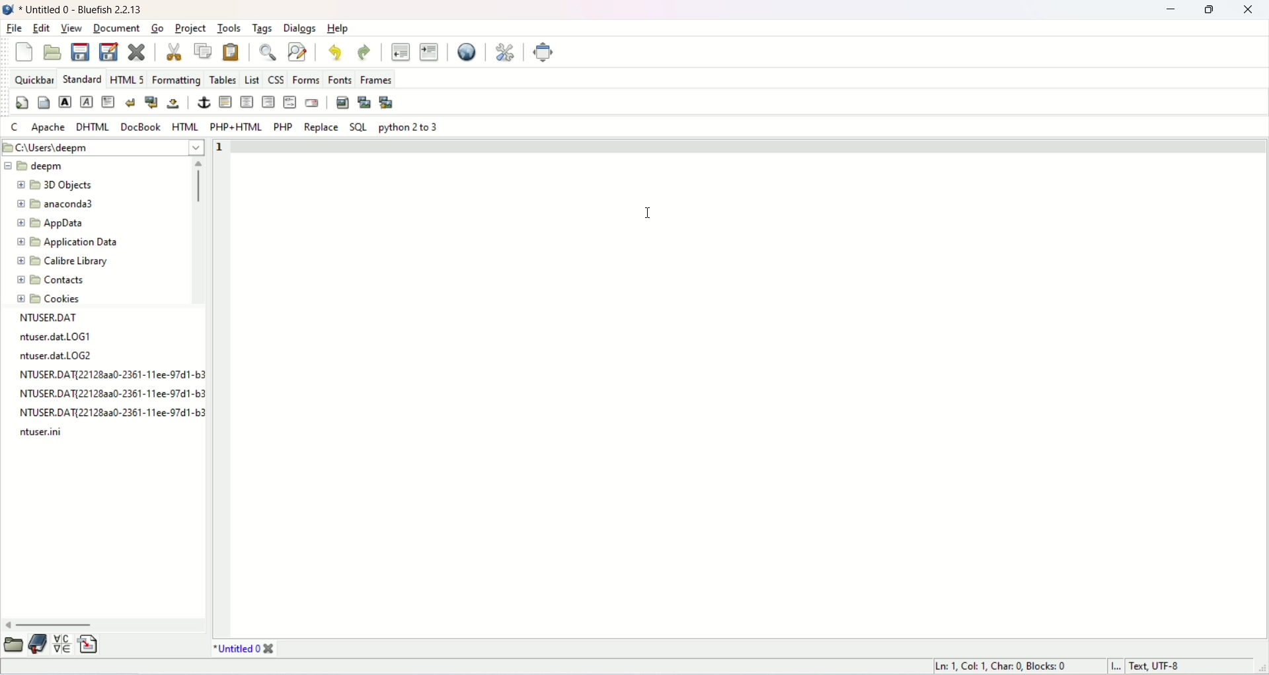 This screenshot has height=675, width=1269. What do you see at coordinates (96, 647) in the screenshot?
I see `insert file` at bounding box center [96, 647].